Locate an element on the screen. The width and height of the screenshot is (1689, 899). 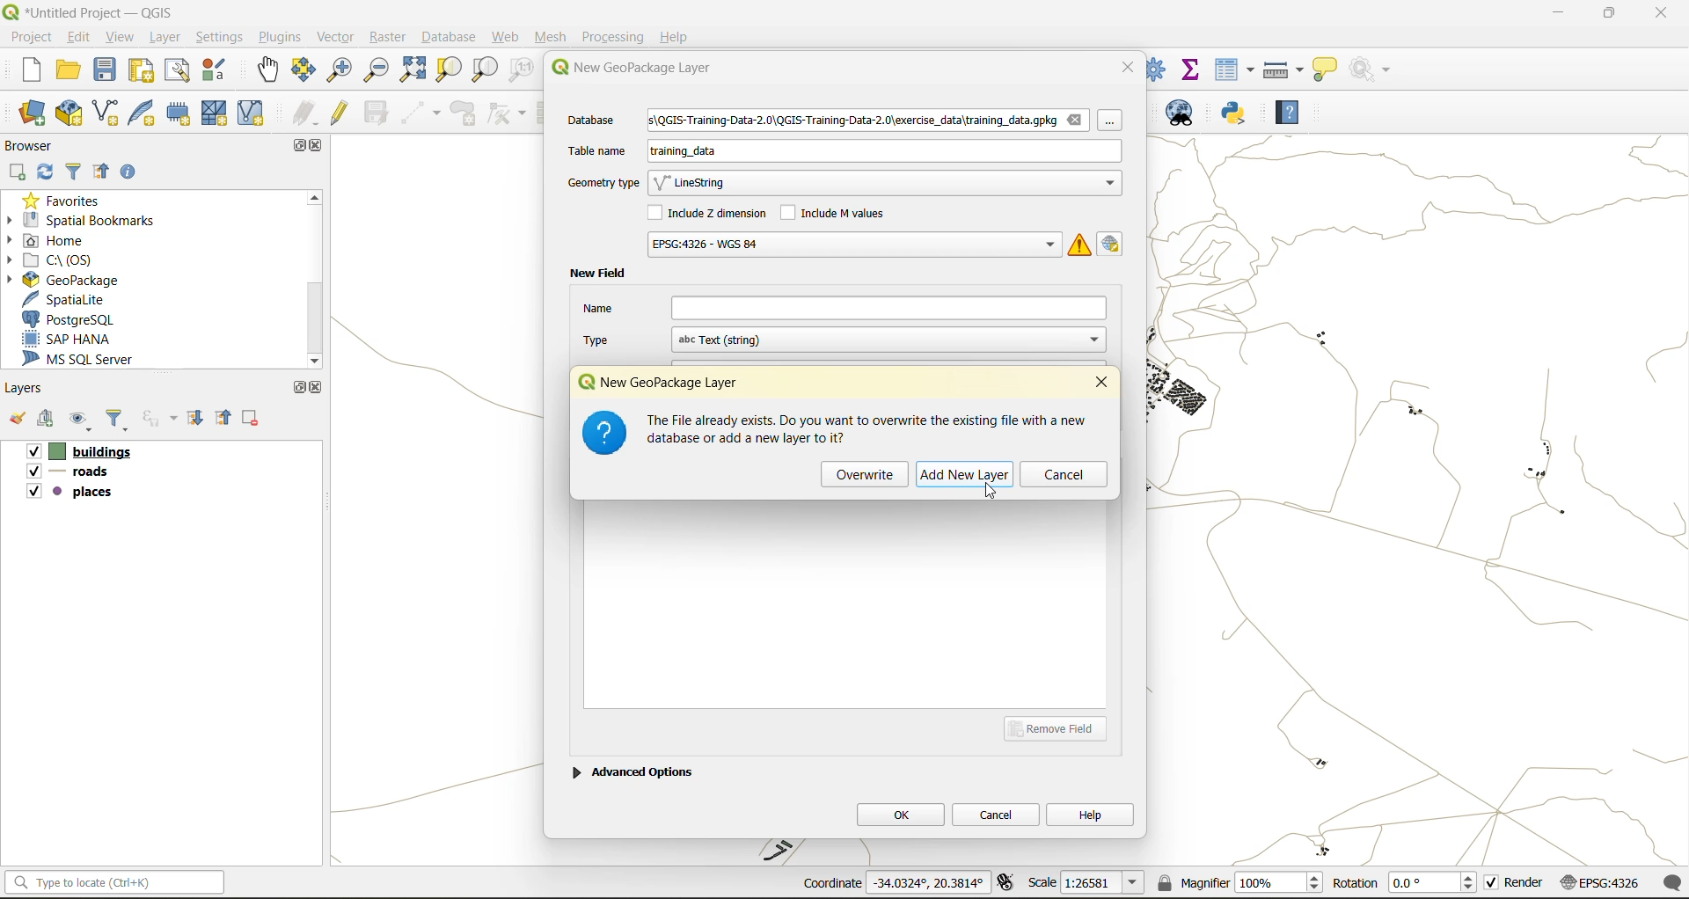
toggle extents is located at coordinates (1007, 884).